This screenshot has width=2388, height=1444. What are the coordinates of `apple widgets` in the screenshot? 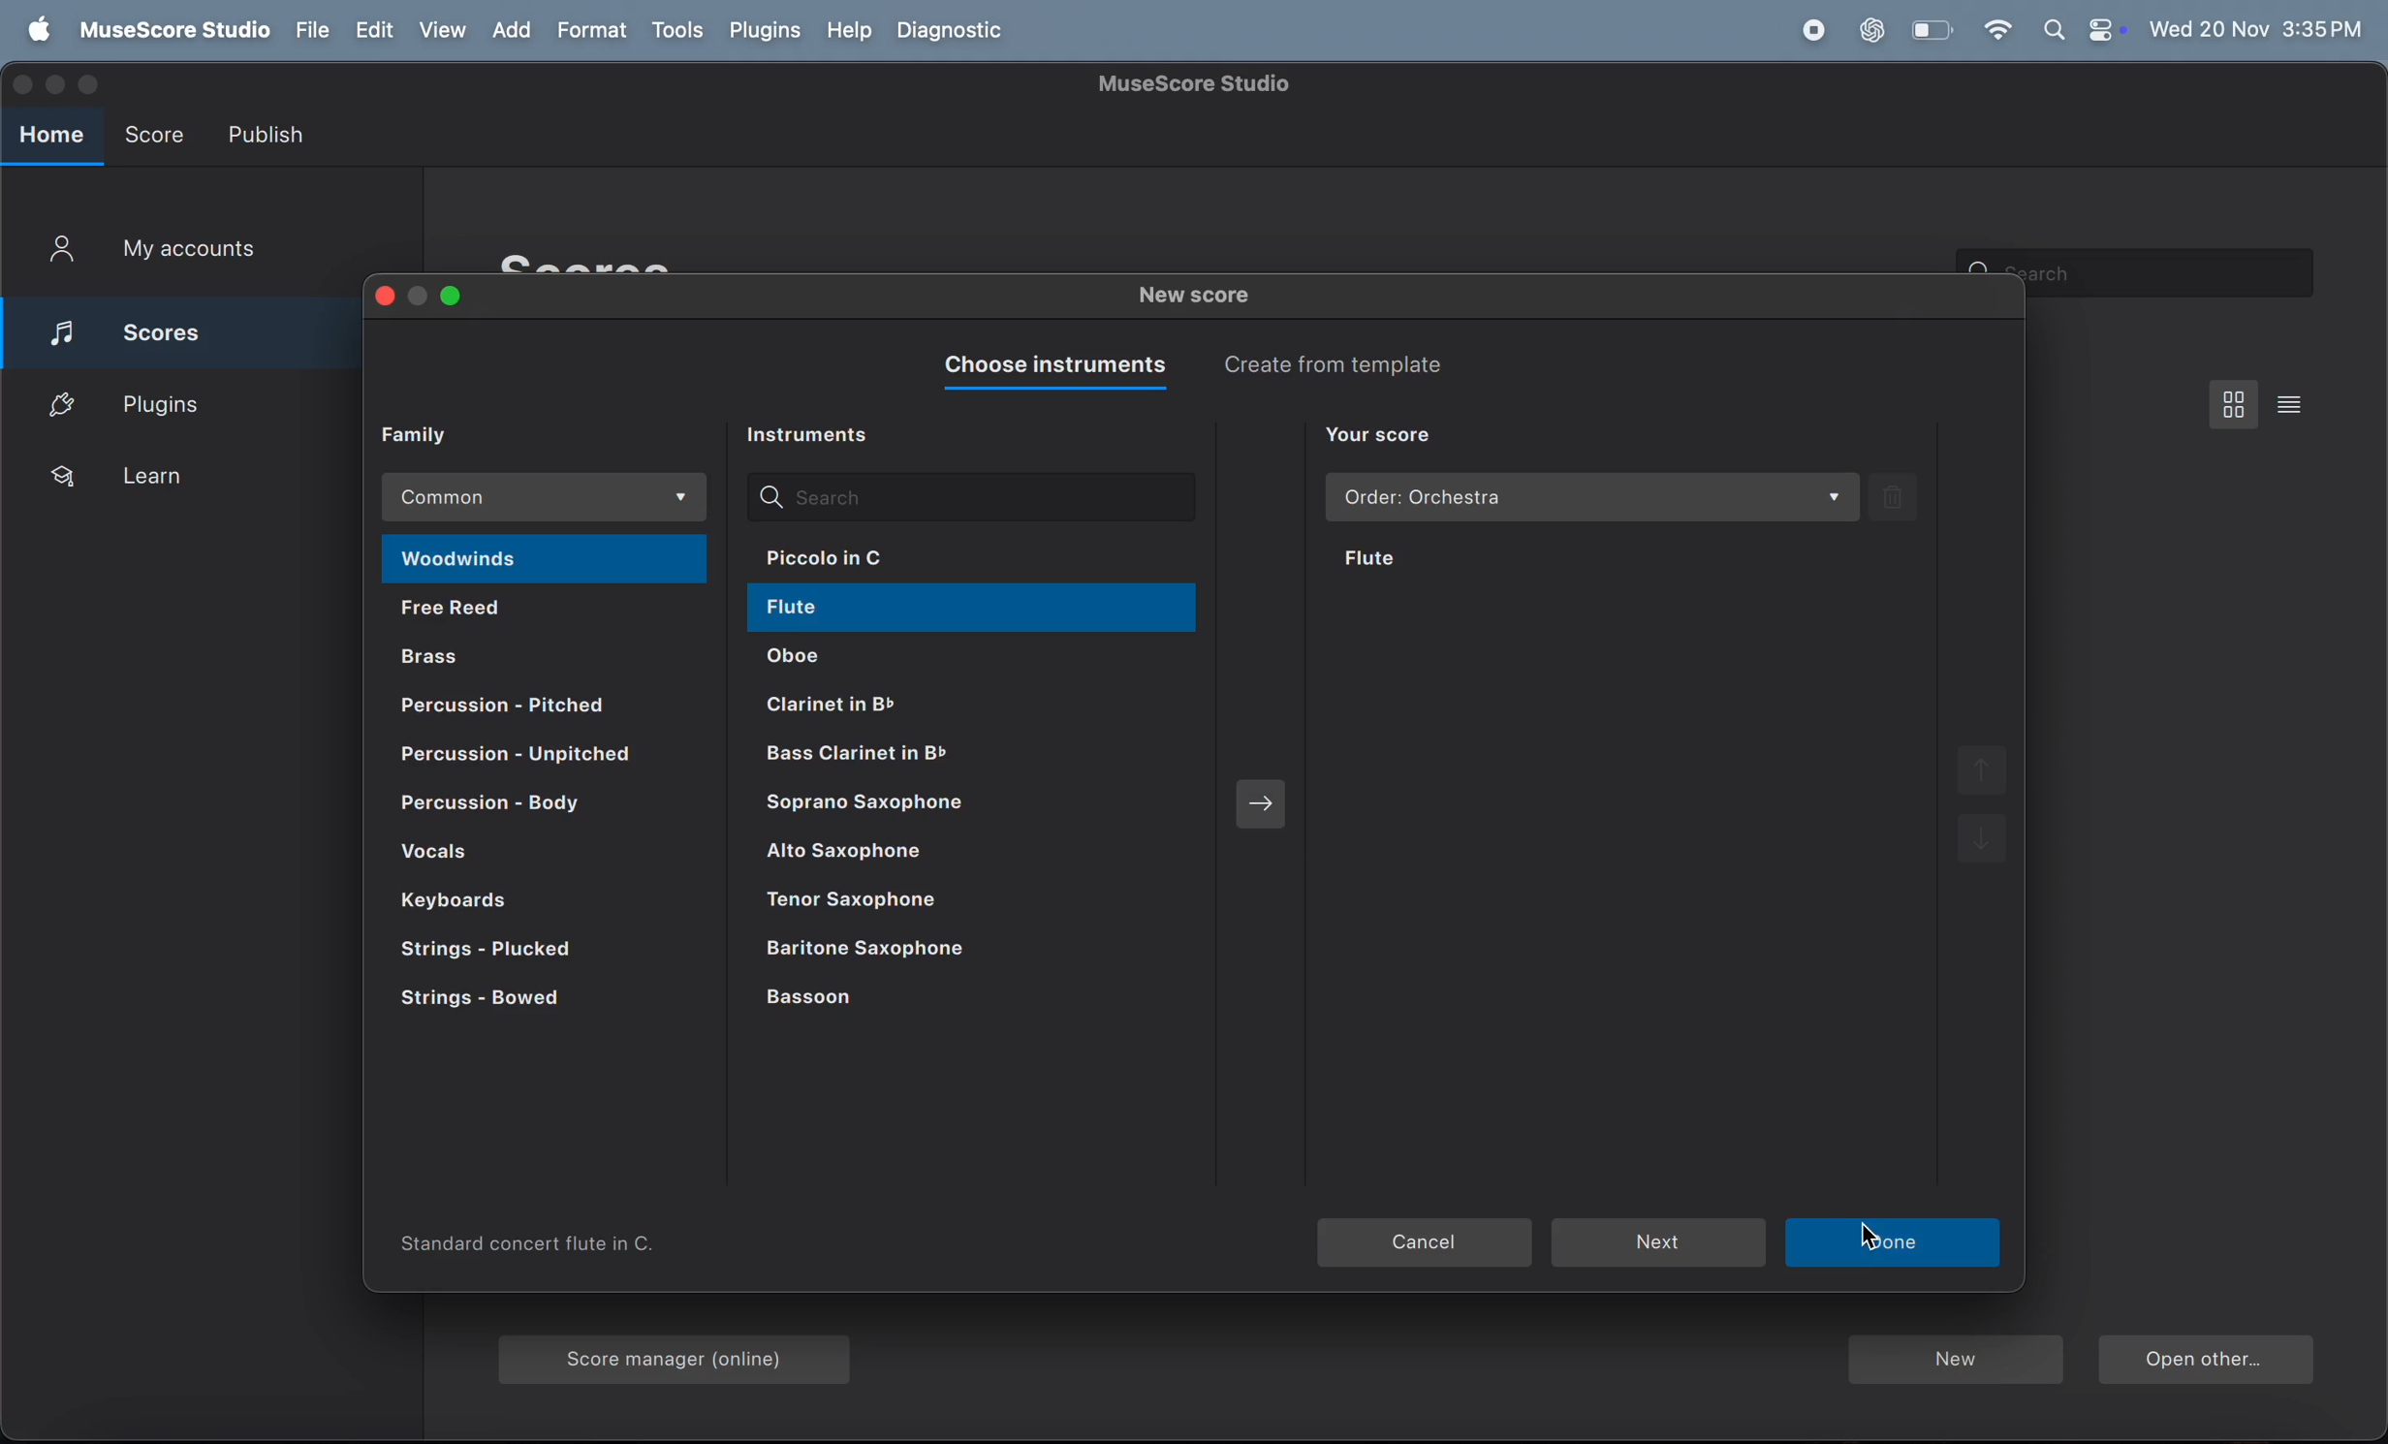 It's located at (2083, 30).